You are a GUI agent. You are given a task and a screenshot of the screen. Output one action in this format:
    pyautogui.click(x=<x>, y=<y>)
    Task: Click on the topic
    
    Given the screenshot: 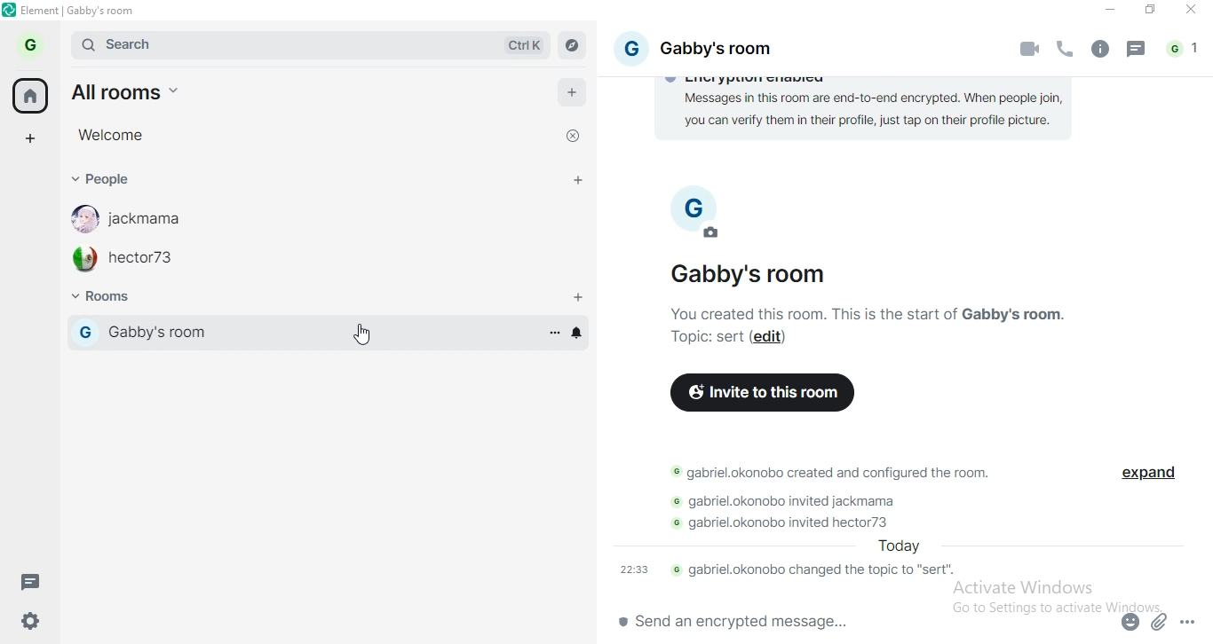 What is the action you would take?
    pyautogui.click(x=705, y=338)
    